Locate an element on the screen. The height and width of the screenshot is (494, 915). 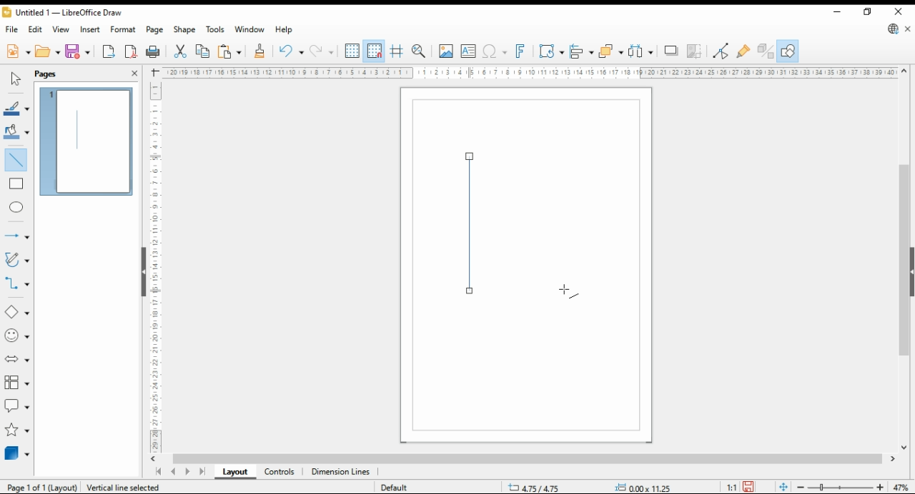
next page is located at coordinates (190, 472).